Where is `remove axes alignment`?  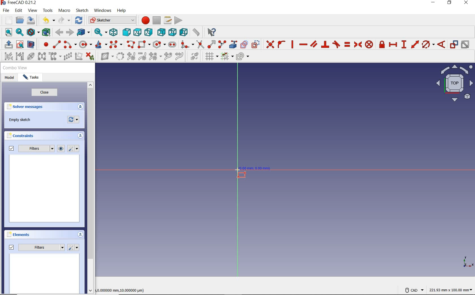 remove axes alignment is located at coordinates (79, 57).